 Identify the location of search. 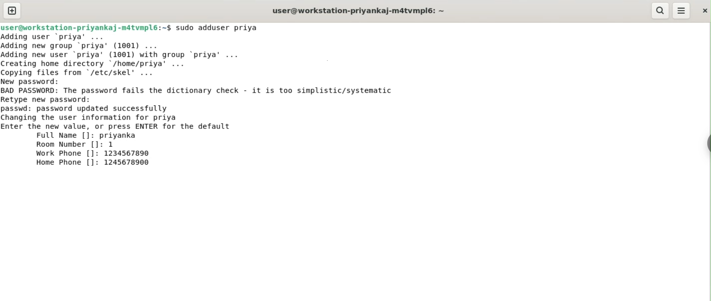
(661, 11).